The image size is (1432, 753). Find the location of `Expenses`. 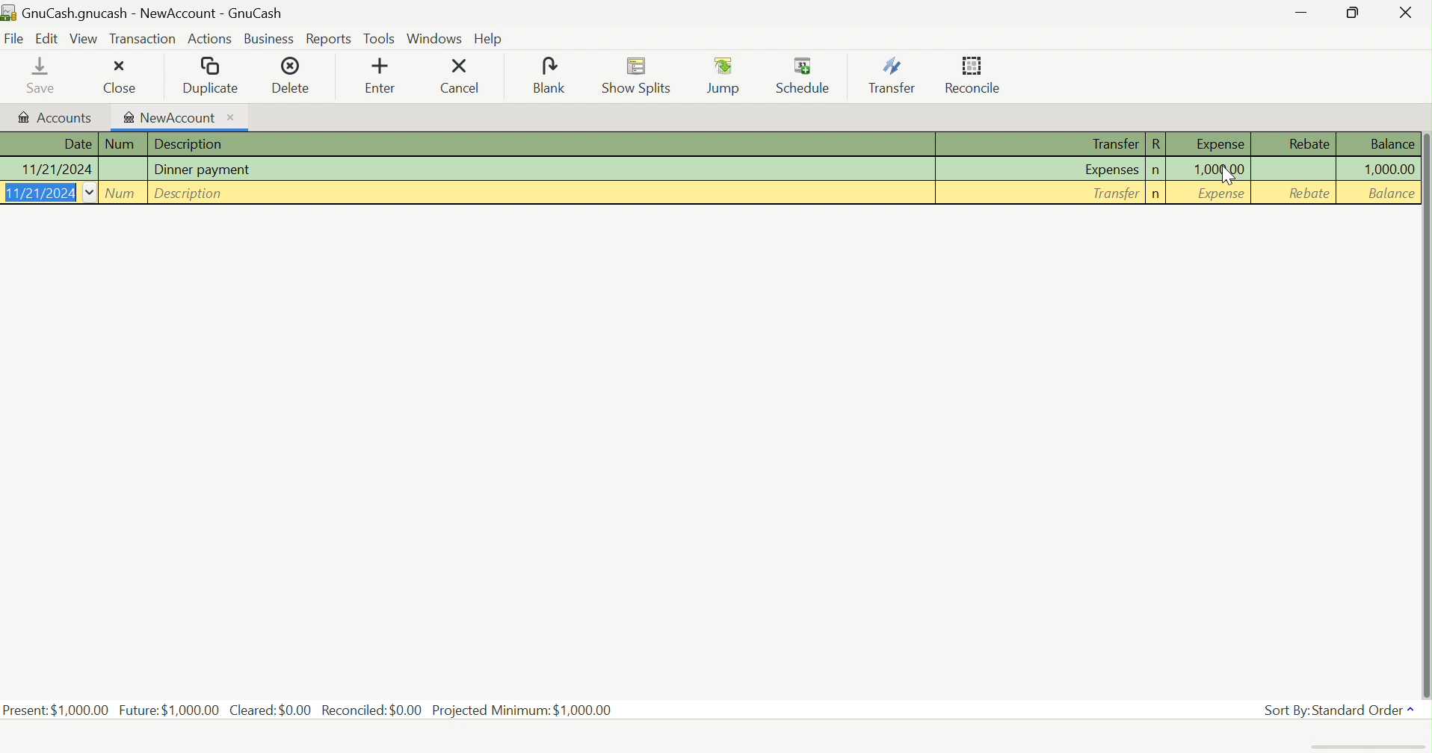

Expenses is located at coordinates (1112, 169).